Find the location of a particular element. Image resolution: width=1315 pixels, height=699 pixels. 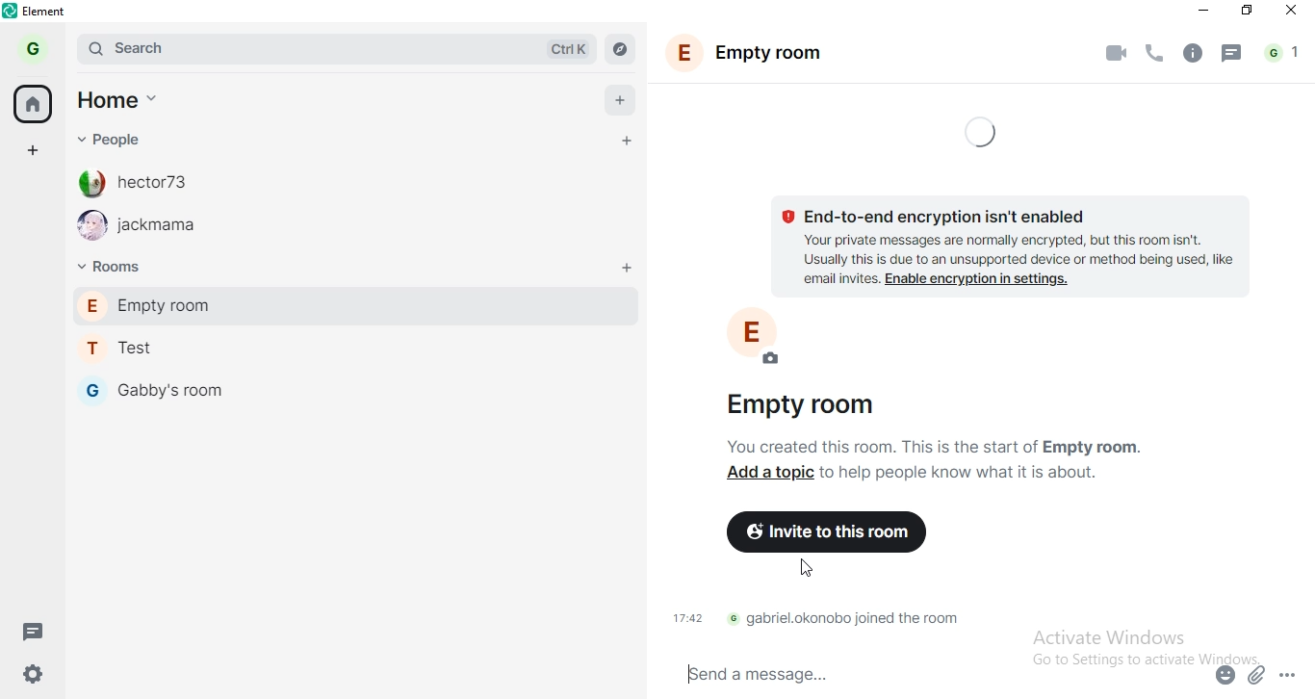

notification is located at coordinates (1283, 51).